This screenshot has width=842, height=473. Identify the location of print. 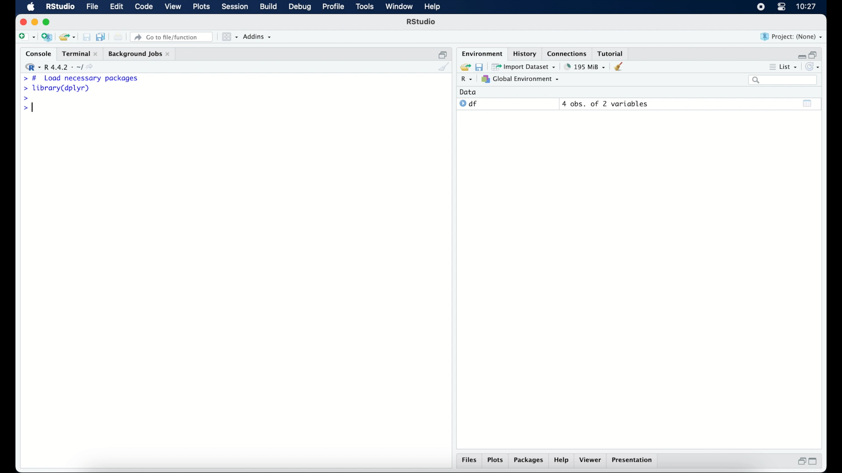
(118, 37).